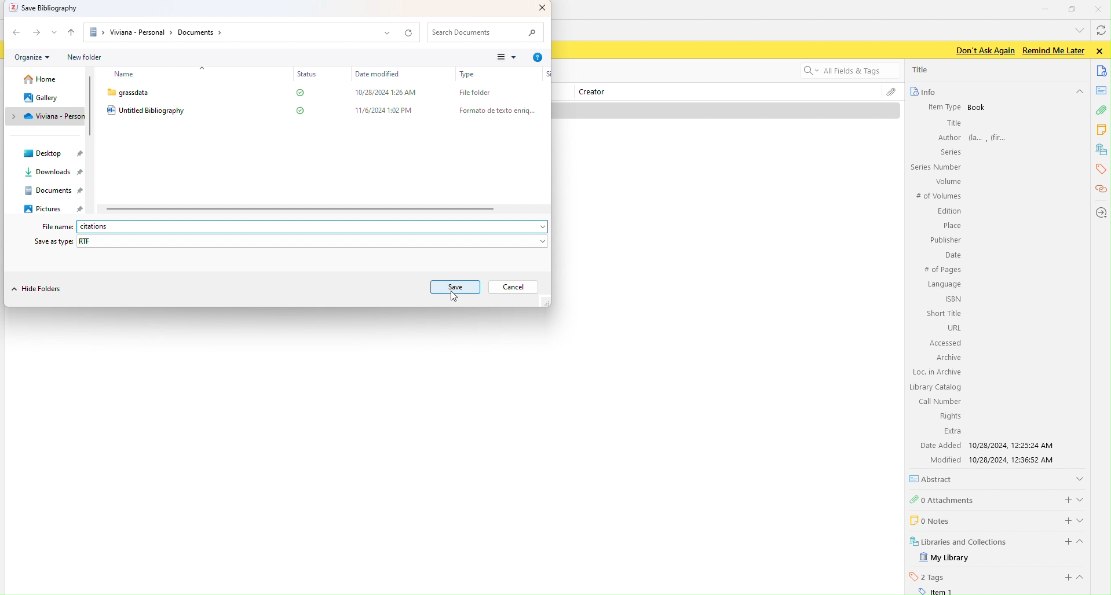 This screenshot has height=595, width=1111. What do you see at coordinates (929, 520) in the screenshot?
I see `0 Notes` at bounding box center [929, 520].